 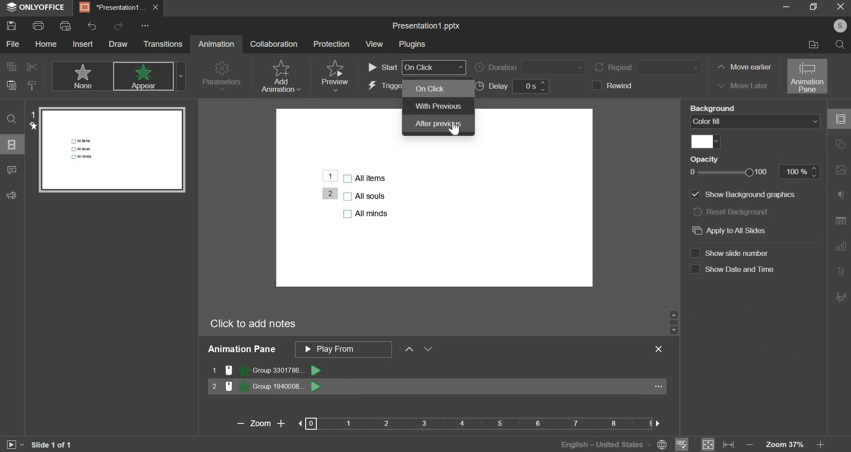 I want to click on language, so click(x=610, y=444).